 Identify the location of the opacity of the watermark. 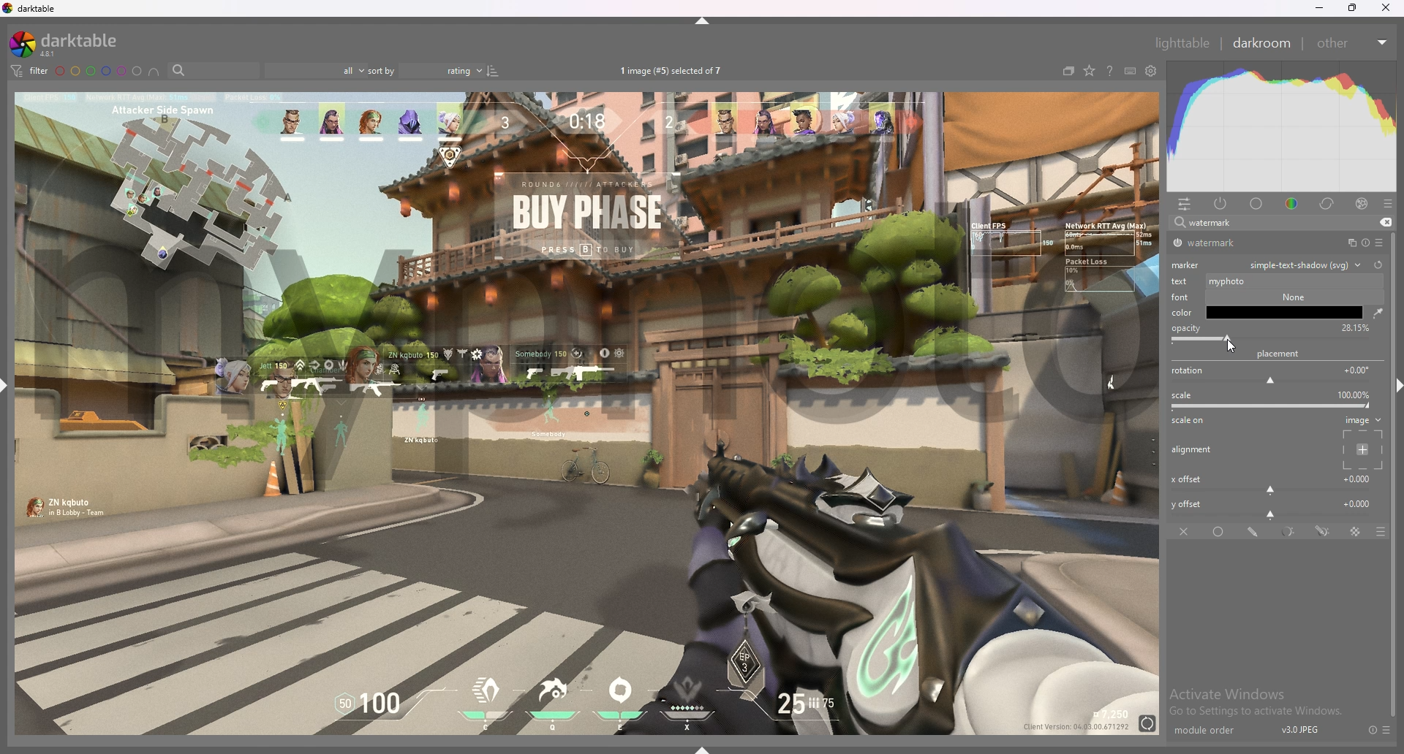
(1286, 357).